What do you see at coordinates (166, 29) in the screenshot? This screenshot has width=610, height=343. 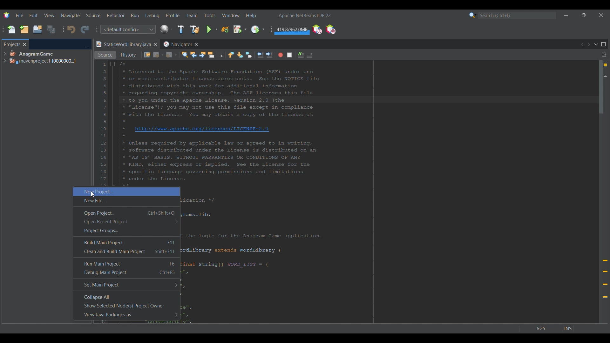 I see `Configure window` at bounding box center [166, 29].